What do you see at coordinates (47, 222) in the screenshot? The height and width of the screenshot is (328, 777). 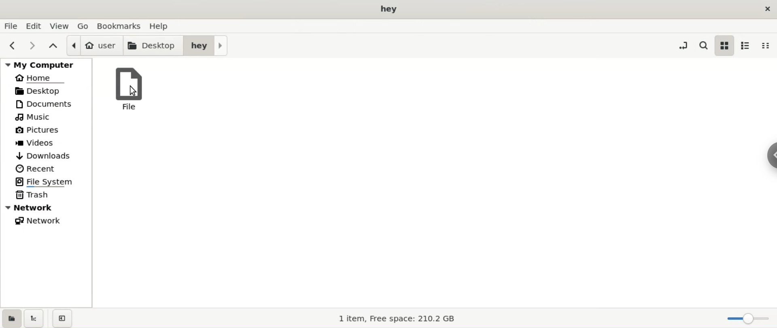 I see `network` at bounding box center [47, 222].